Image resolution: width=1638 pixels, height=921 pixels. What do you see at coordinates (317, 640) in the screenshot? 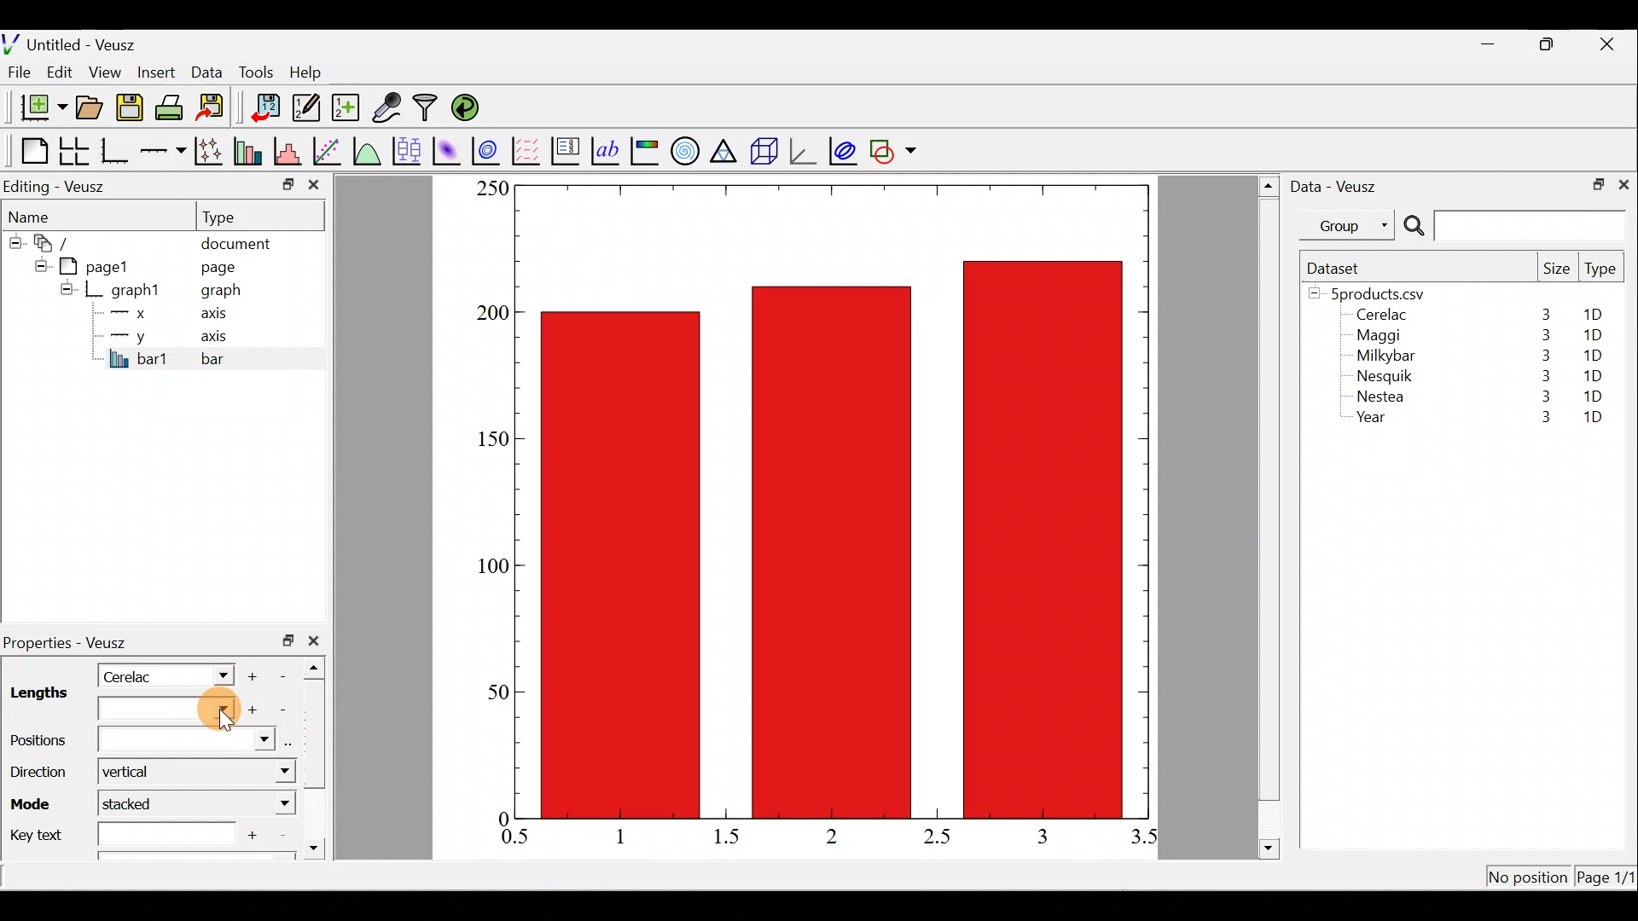
I see `close` at bounding box center [317, 640].